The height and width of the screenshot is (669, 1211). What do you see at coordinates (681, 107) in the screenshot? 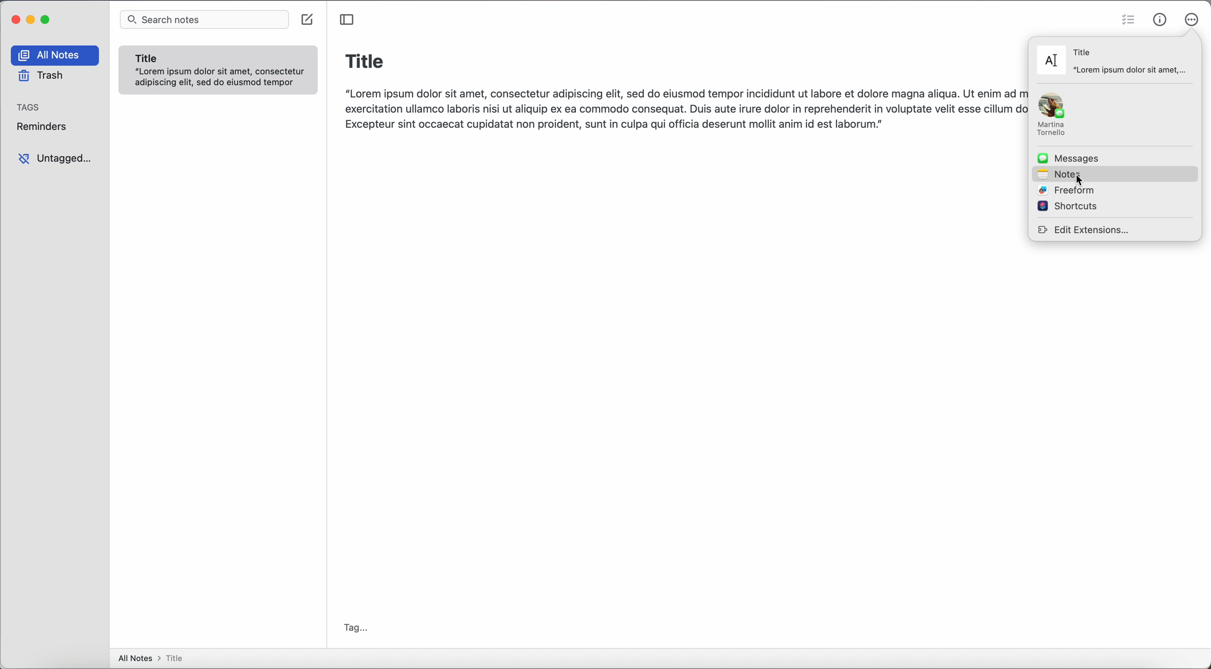
I see `body text` at bounding box center [681, 107].